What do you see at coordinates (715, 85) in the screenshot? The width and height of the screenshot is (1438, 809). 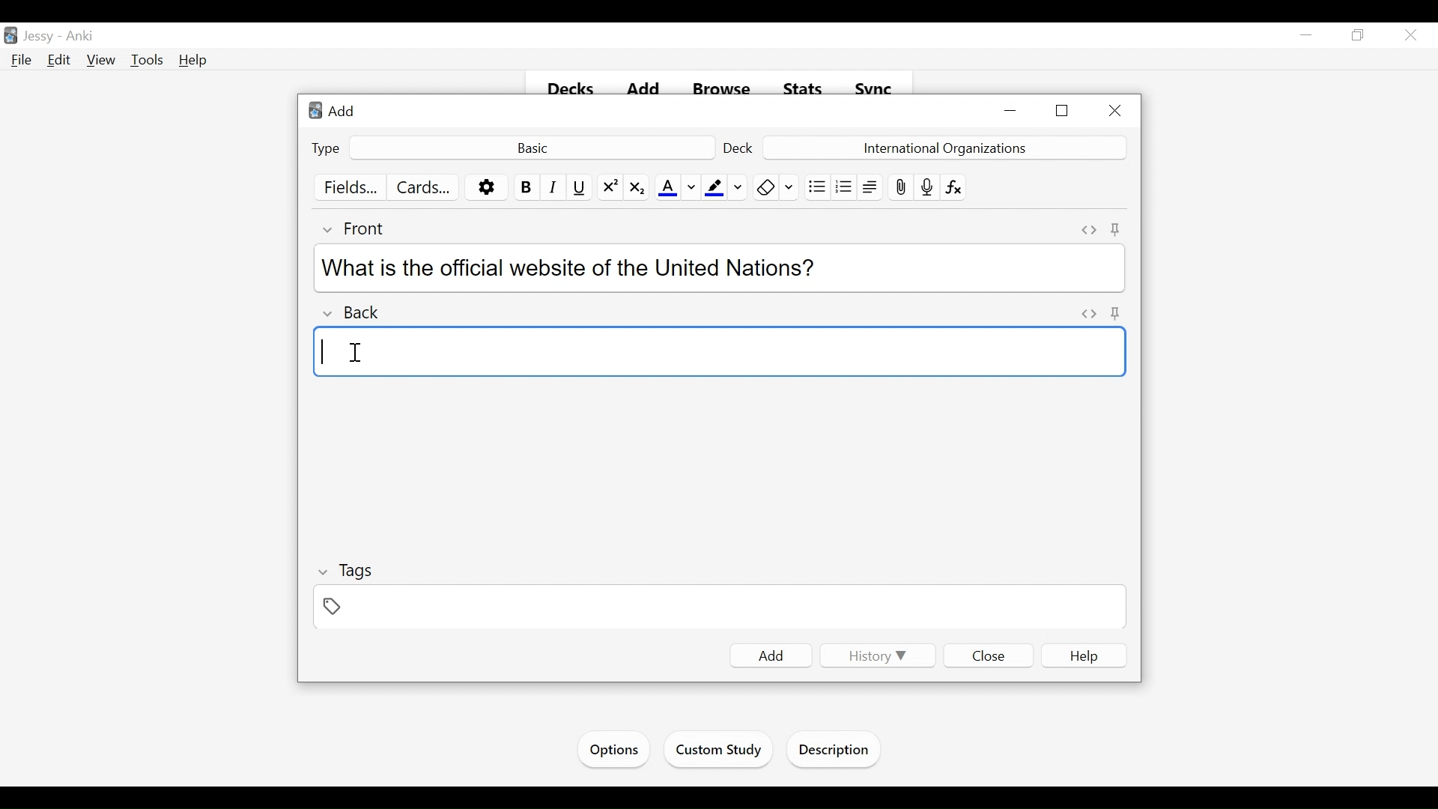 I see `Browse` at bounding box center [715, 85].